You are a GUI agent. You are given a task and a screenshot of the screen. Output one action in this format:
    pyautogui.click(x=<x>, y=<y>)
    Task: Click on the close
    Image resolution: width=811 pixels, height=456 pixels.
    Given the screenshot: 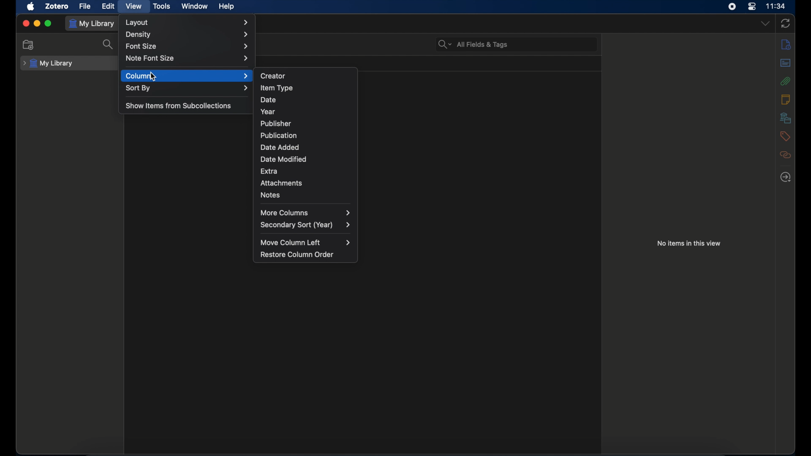 What is the action you would take?
    pyautogui.click(x=25, y=23)
    